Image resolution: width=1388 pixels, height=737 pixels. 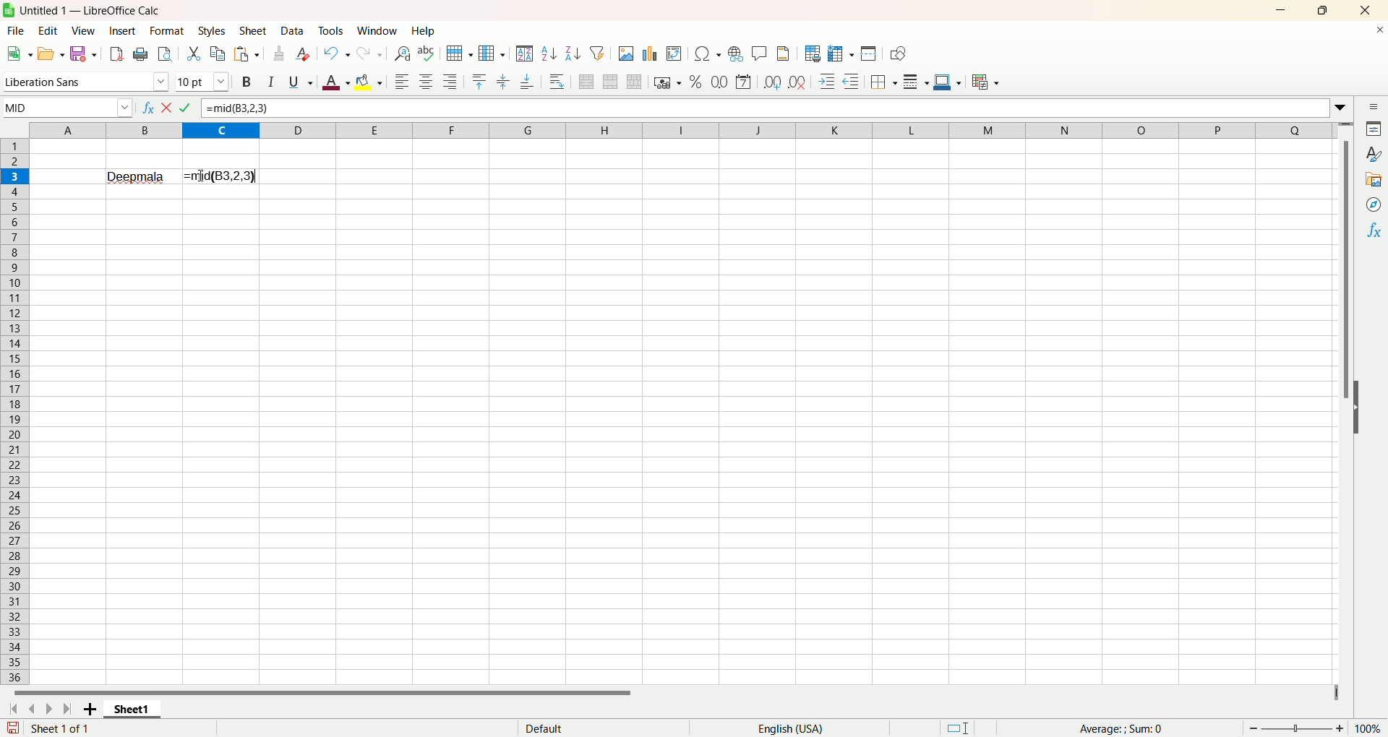 I want to click on File, so click(x=16, y=30).